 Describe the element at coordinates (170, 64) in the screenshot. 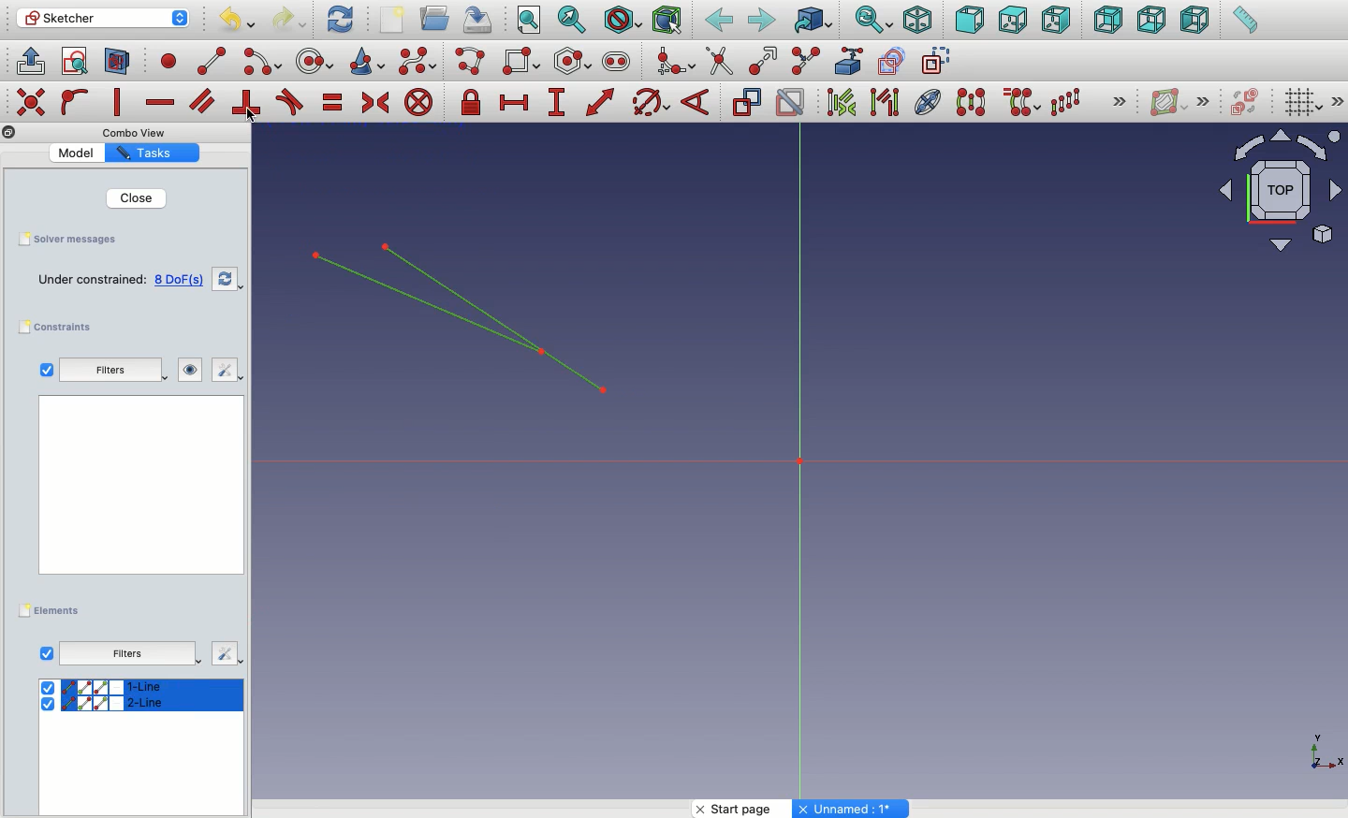

I see `point` at that location.